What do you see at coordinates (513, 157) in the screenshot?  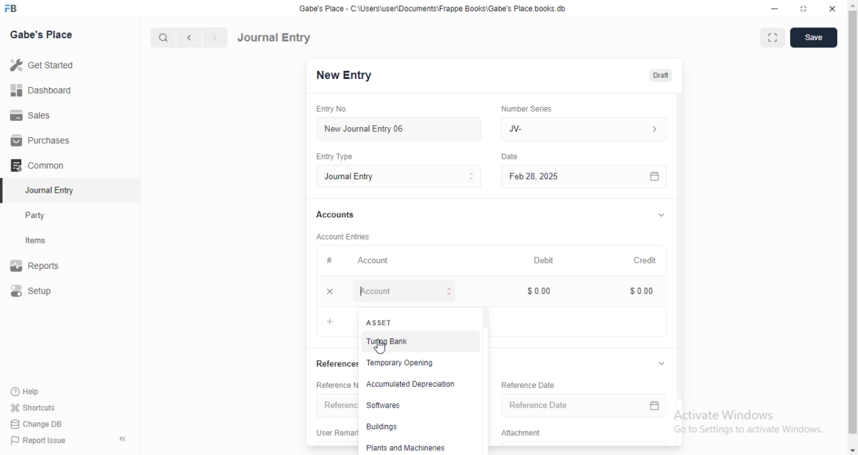 I see `` at bounding box center [513, 157].